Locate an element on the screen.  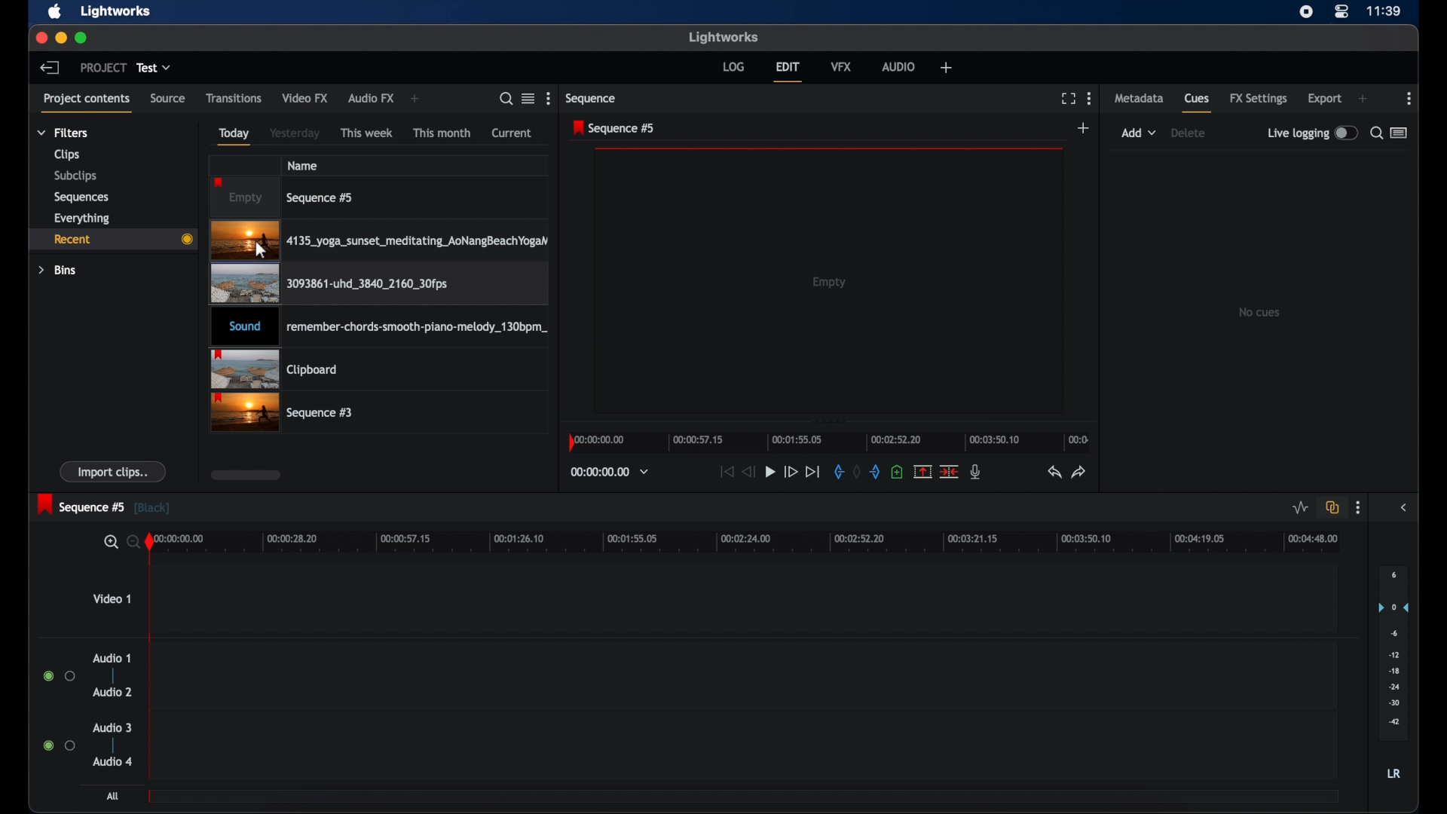
timecodes and reels is located at coordinates (613, 471).